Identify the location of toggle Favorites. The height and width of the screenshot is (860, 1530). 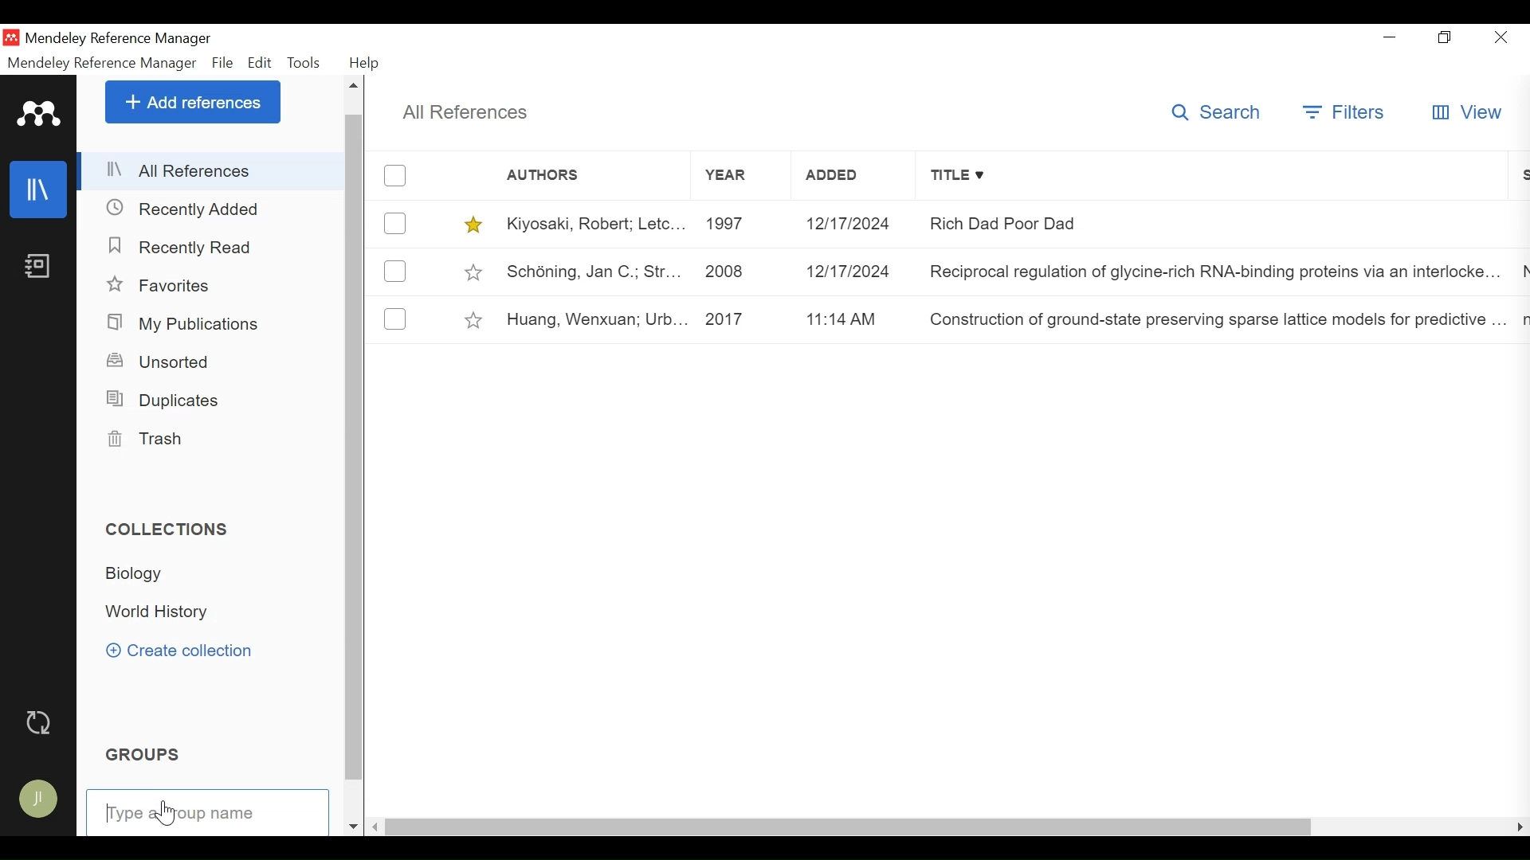
(474, 225).